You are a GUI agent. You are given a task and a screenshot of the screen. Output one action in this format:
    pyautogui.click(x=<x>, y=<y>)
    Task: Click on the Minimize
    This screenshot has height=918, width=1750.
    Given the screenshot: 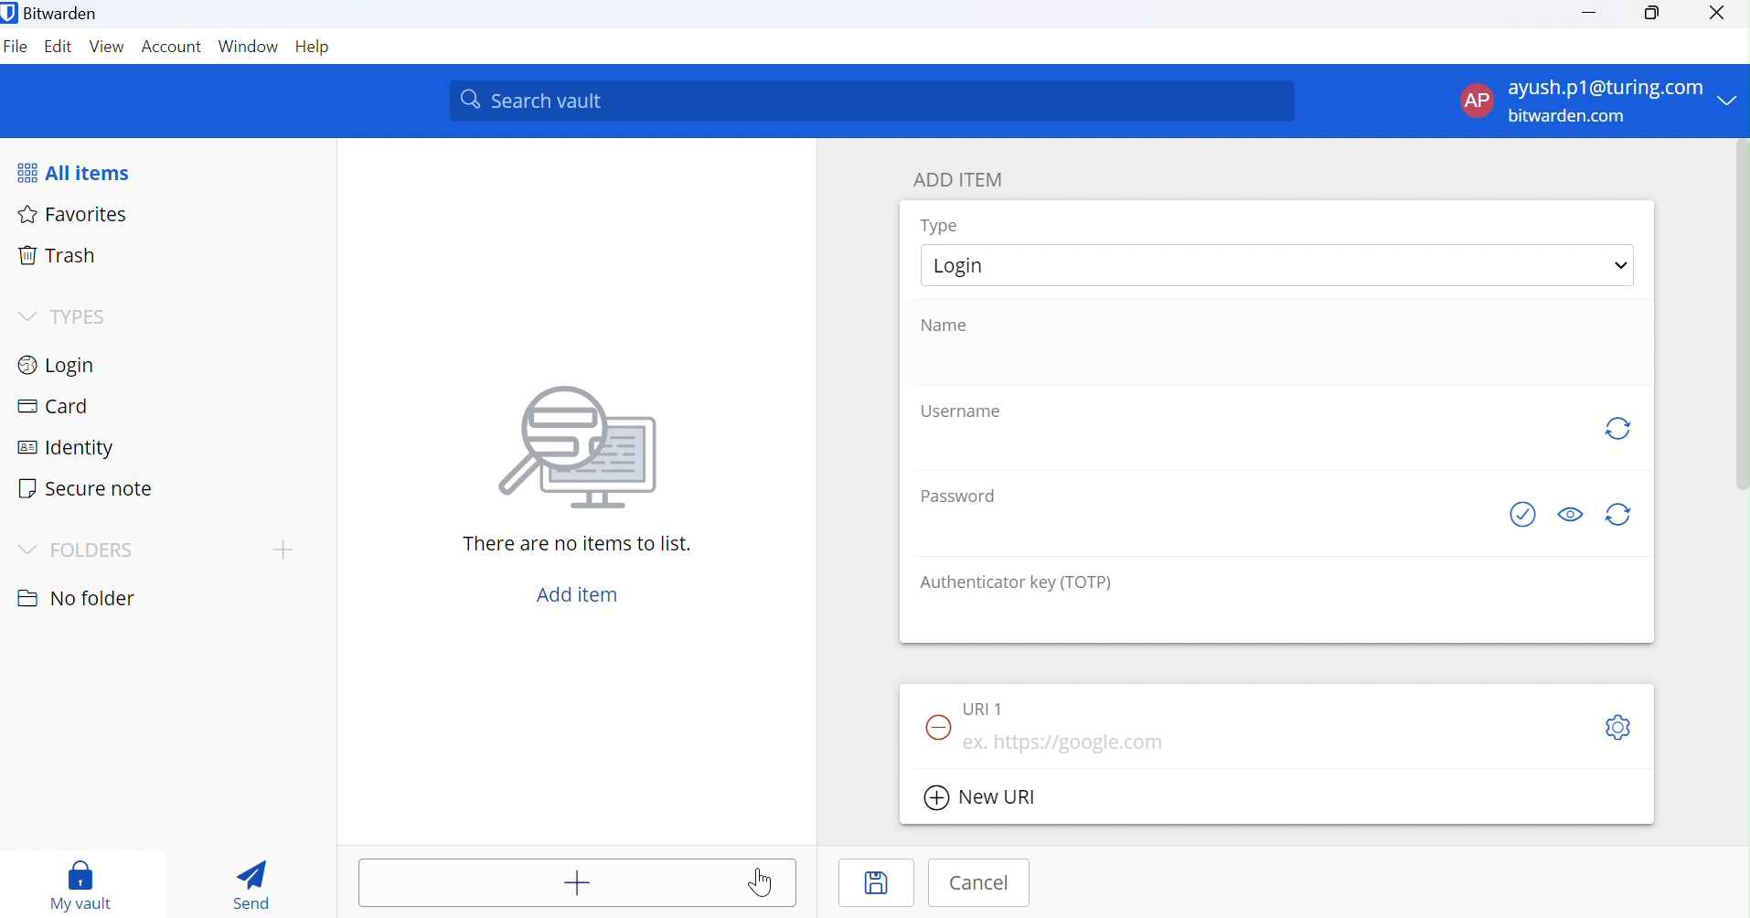 What is the action you would take?
    pyautogui.click(x=1590, y=13)
    